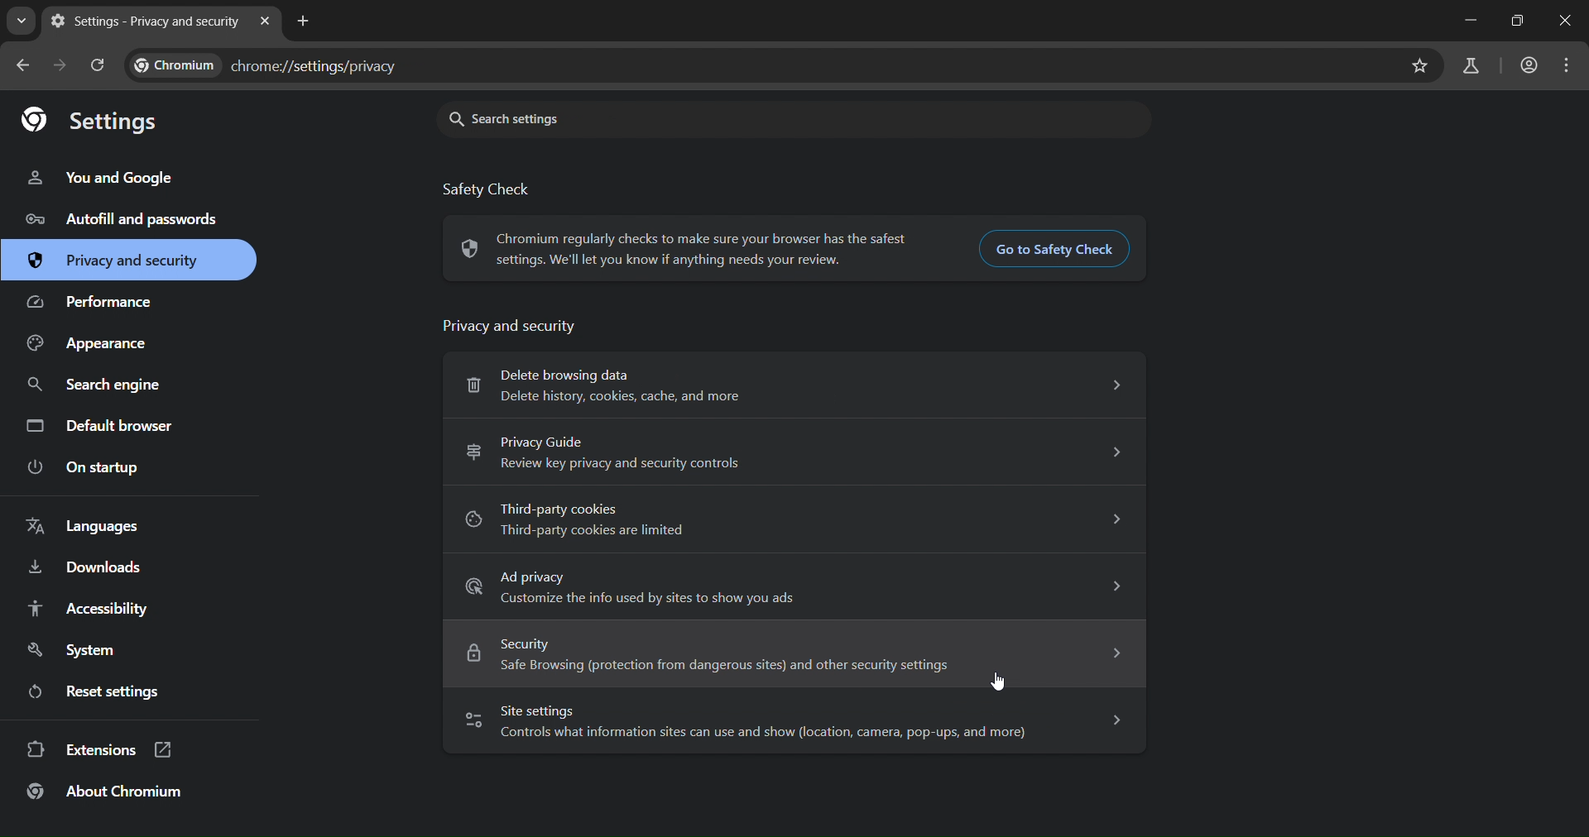 The height and width of the screenshot is (837, 1589). Describe the element at coordinates (1419, 68) in the screenshot. I see `bookmark pages` at that location.